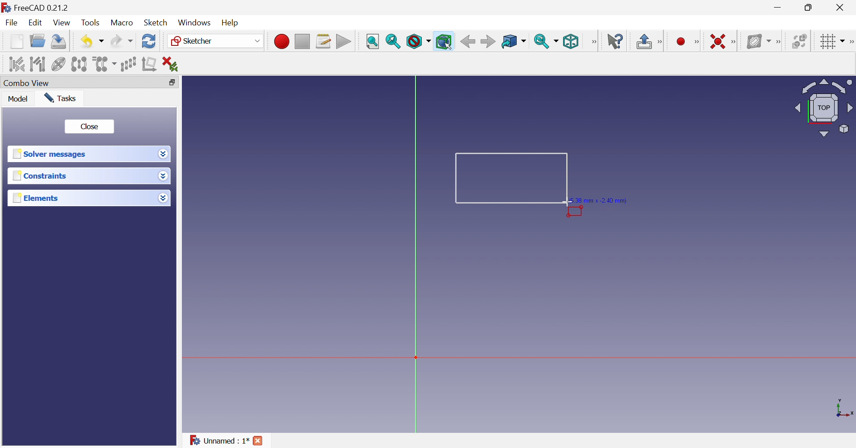 The height and width of the screenshot is (448, 856). What do you see at coordinates (18, 99) in the screenshot?
I see `Model` at bounding box center [18, 99].